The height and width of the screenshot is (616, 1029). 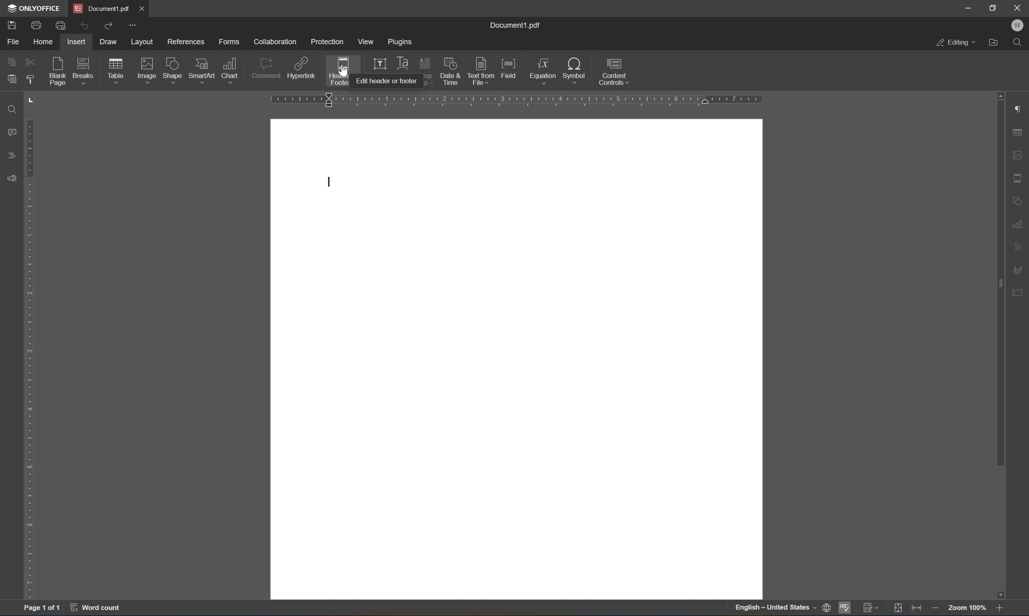 What do you see at coordinates (29, 78) in the screenshot?
I see `copy style` at bounding box center [29, 78].